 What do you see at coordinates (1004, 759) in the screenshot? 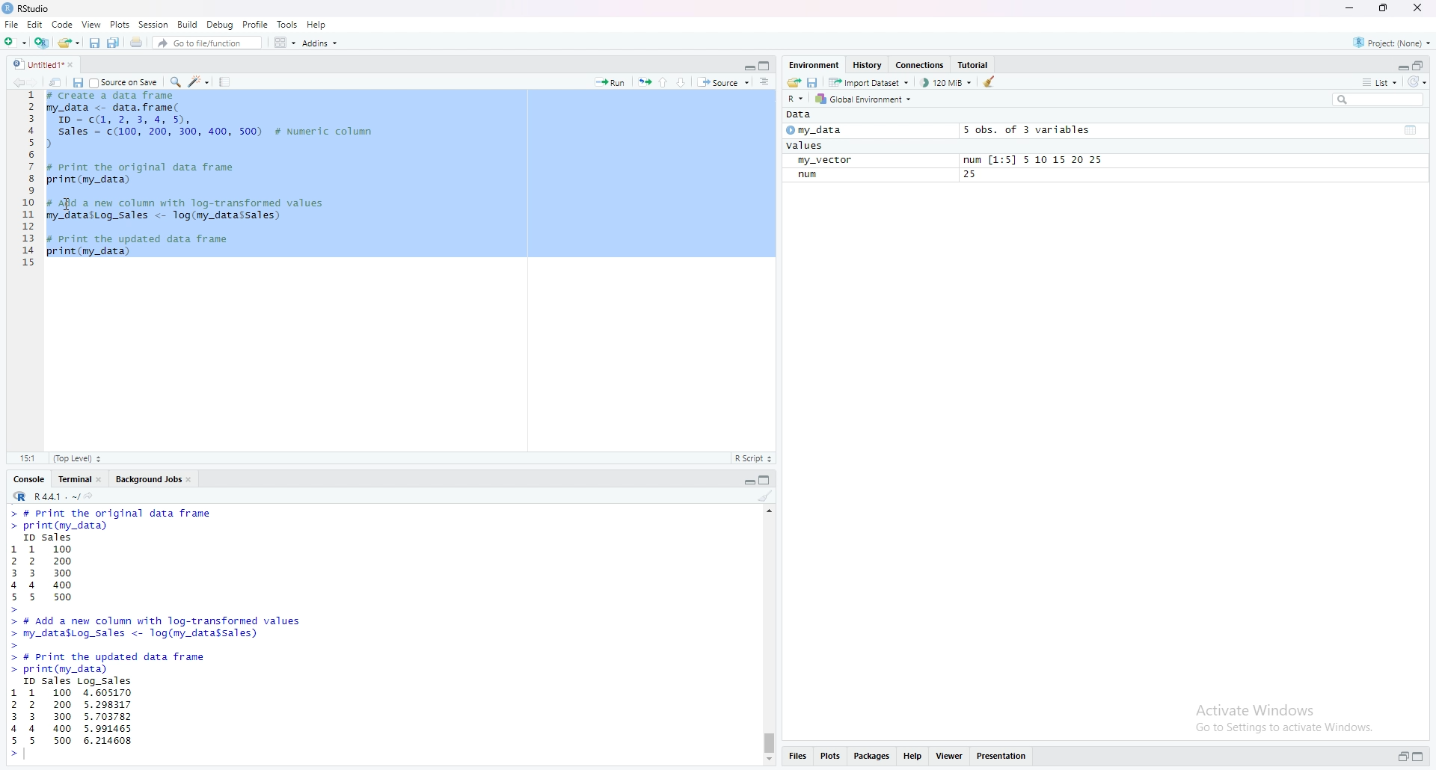
I see `presentation` at bounding box center [1004, 759].